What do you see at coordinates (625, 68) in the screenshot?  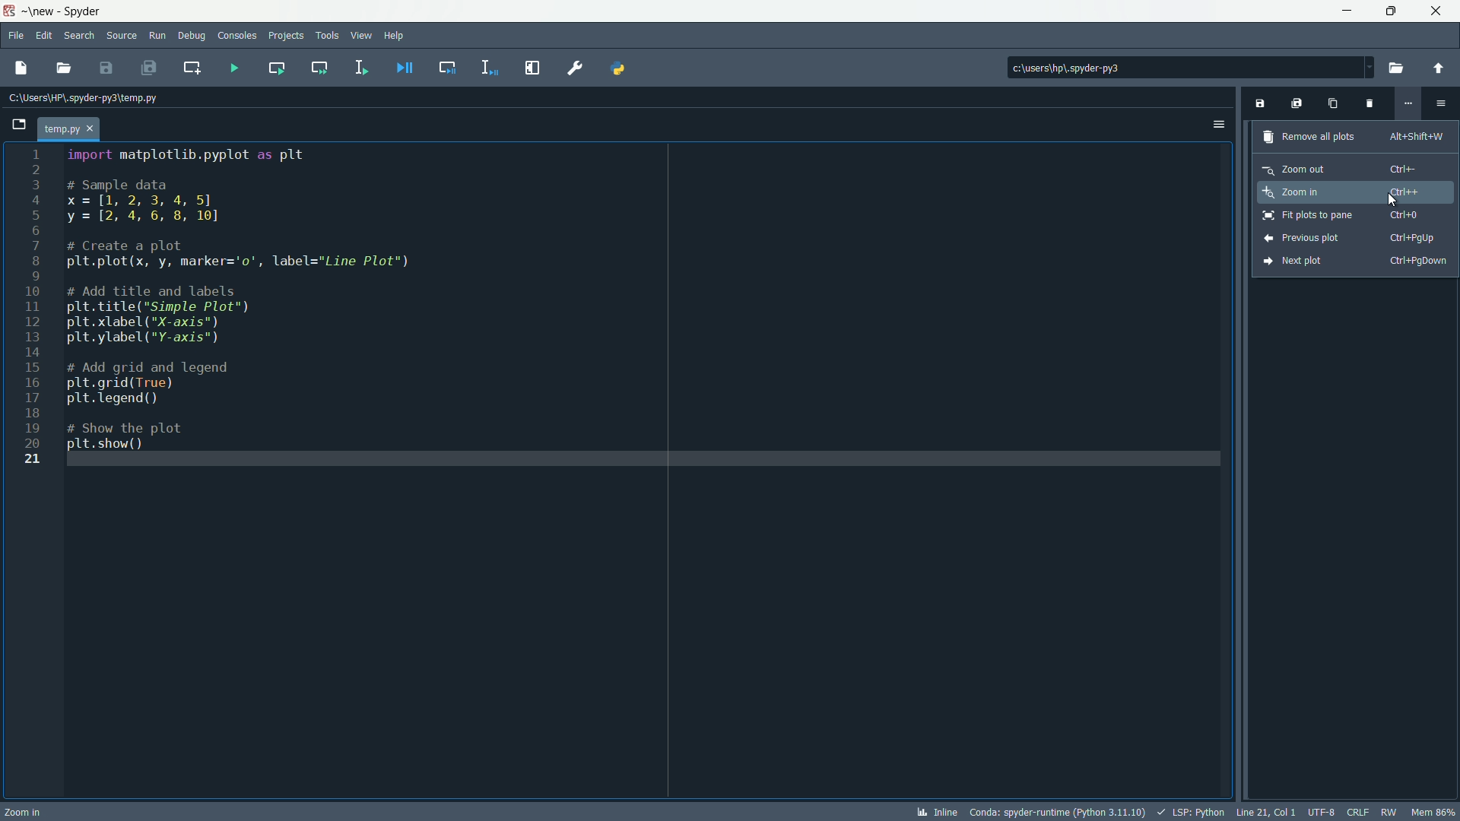 I see `PYTHONPATH manager` at bounding box center [625, 68].